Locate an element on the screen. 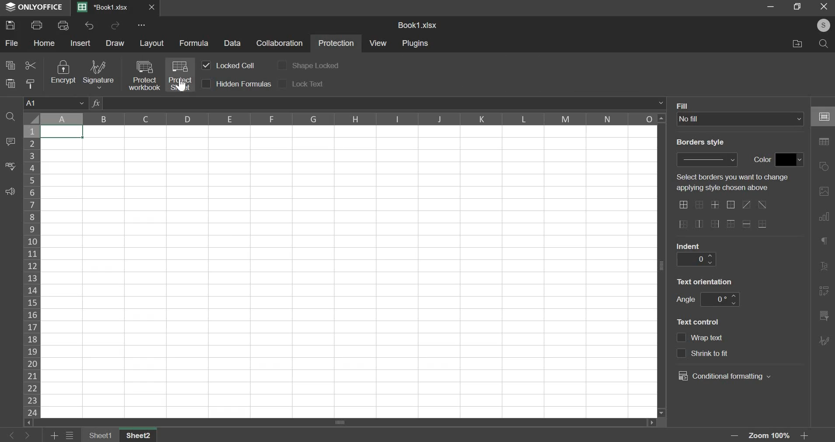  text control is located at coordinates (700, 321).